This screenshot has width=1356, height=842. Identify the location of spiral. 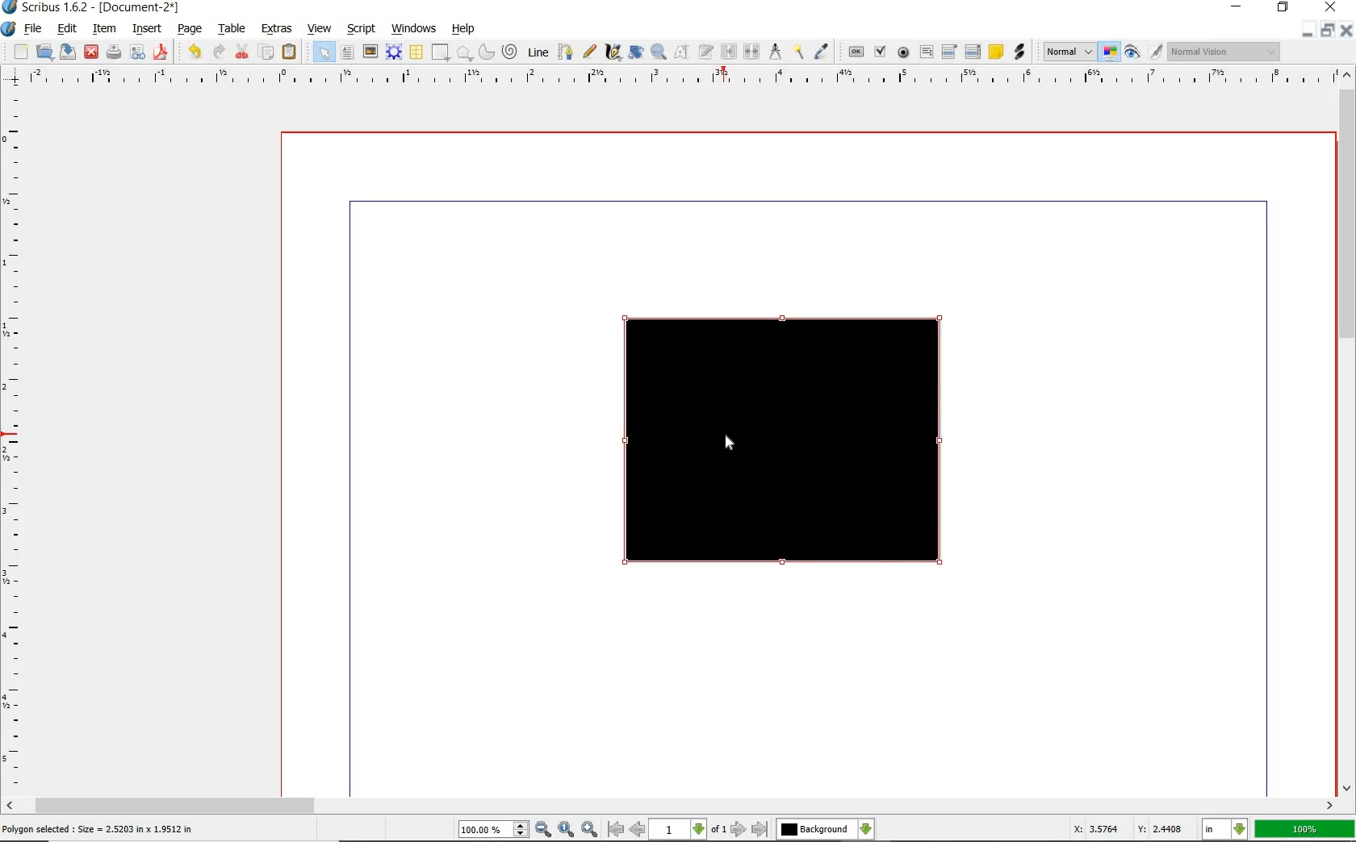
(512, 53).